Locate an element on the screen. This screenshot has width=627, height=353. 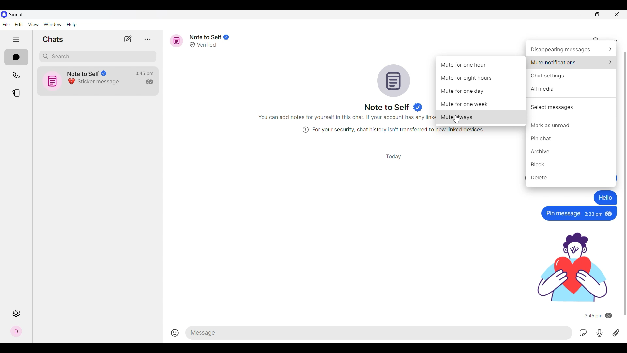
(i) For your security, chat history isn't transferred to new linked devices. is located at coordinates (391, 130).